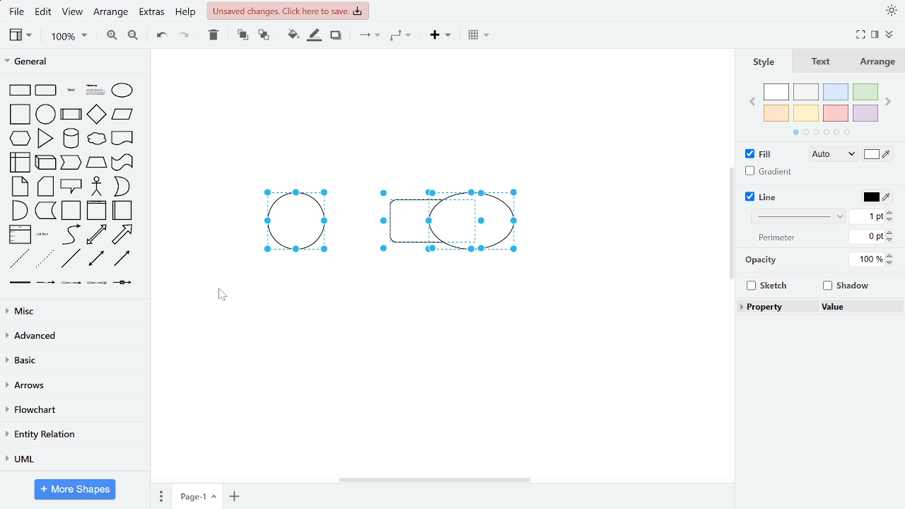 The height and width of the screenshot is (509, 905). Describe the element at coordinates (836, 113) in the screenshot. I see `red` at that location.